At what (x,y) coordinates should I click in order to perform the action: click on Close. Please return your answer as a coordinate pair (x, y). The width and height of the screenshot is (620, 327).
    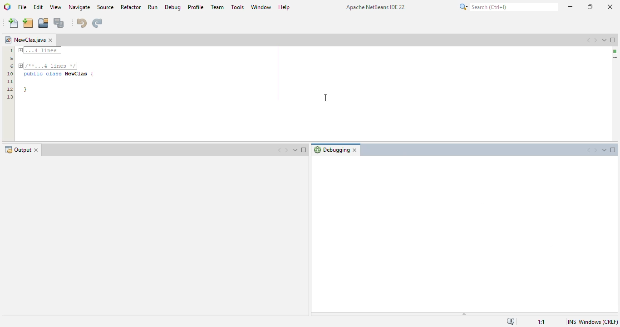
    Looking at the image, I should click on (357, 149).